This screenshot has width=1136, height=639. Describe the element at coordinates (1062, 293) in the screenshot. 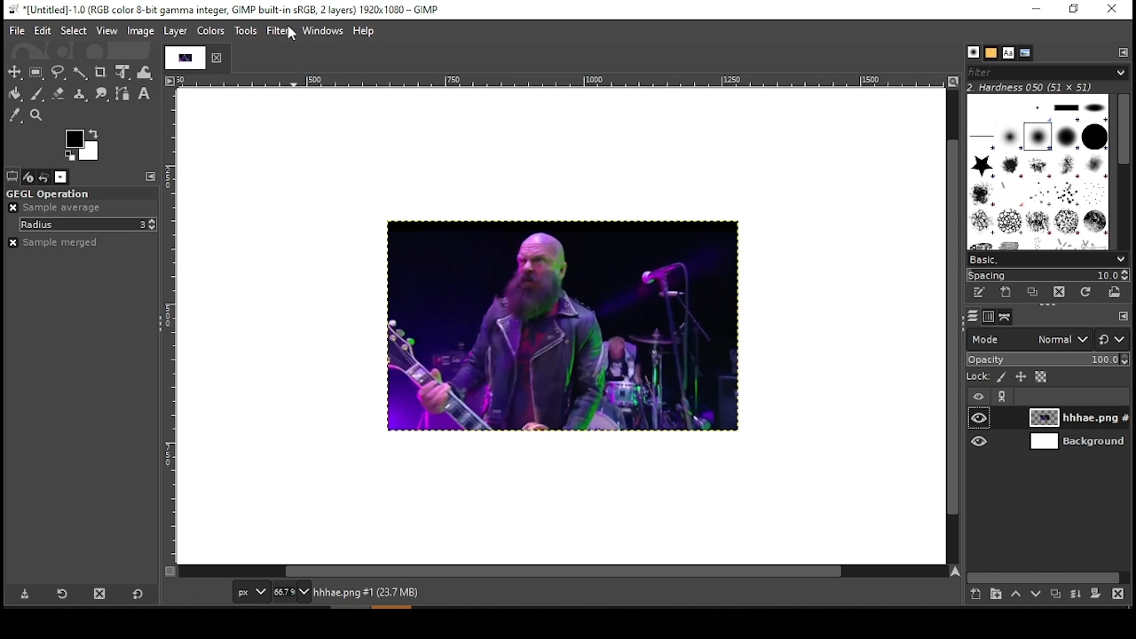

I see `delete brush` at that location.